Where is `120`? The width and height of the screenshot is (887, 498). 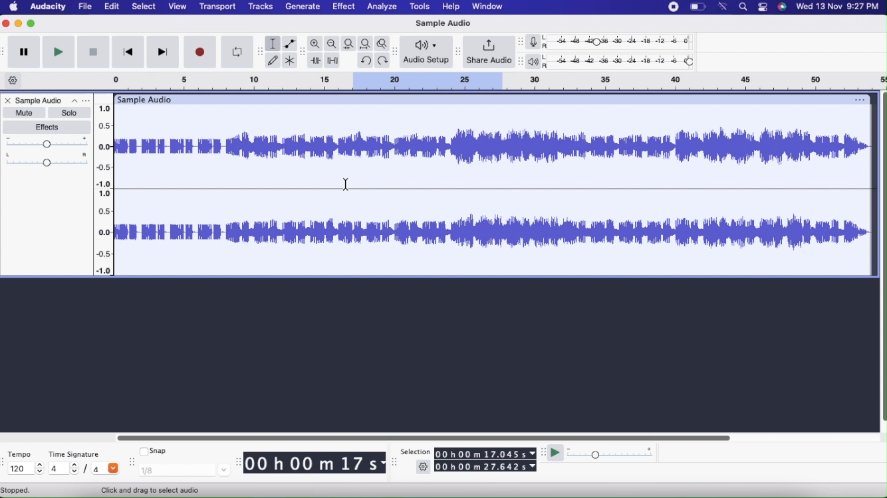
120 is located at coordinates (24, 469).